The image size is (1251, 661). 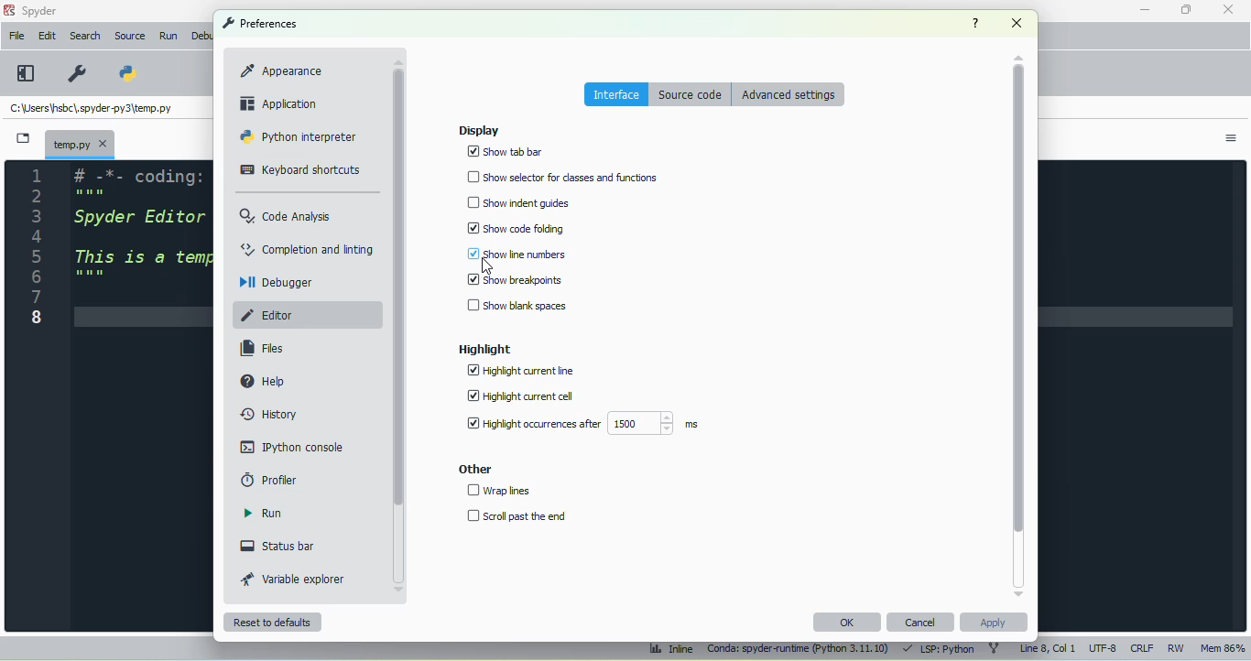 I want to click on vertical scroll bar, so click(x=1019, y=300).